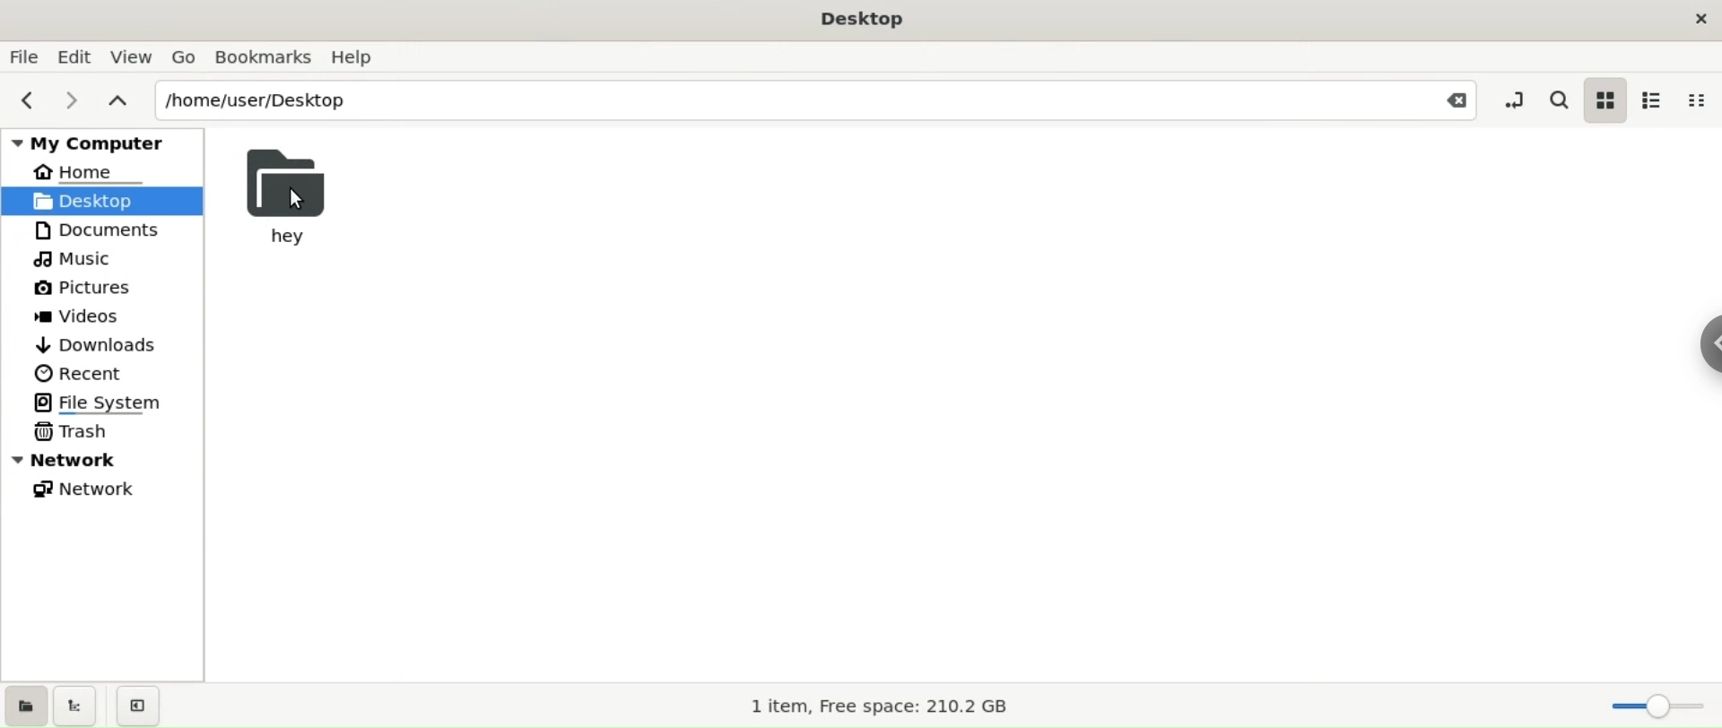 Image resolution: width=1722 pixels, height=728 pixels. I want to click on list view, so click(1652, 98).